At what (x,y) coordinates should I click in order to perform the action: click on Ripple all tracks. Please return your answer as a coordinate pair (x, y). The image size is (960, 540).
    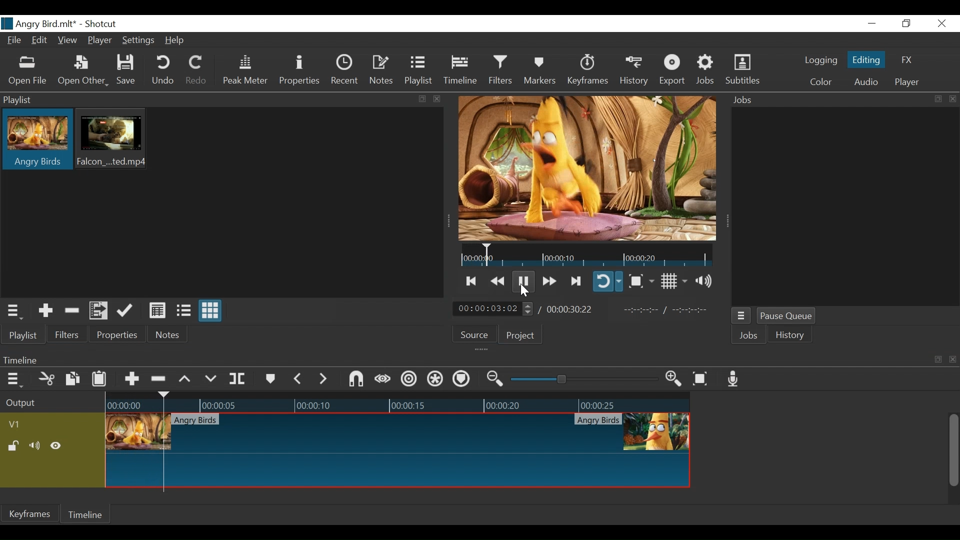
    Looking at the image, I should click on (434, 379).